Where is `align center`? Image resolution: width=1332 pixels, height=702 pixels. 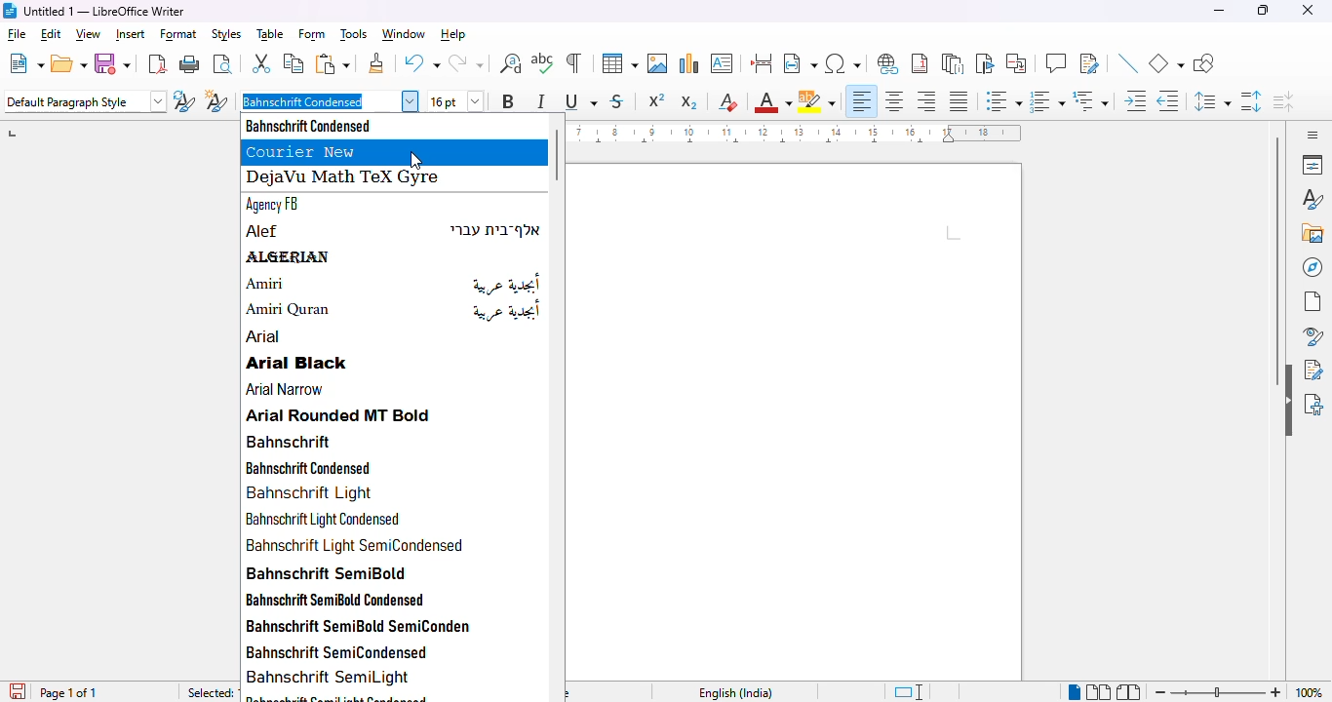 align center is located at coordinates (894, 100).